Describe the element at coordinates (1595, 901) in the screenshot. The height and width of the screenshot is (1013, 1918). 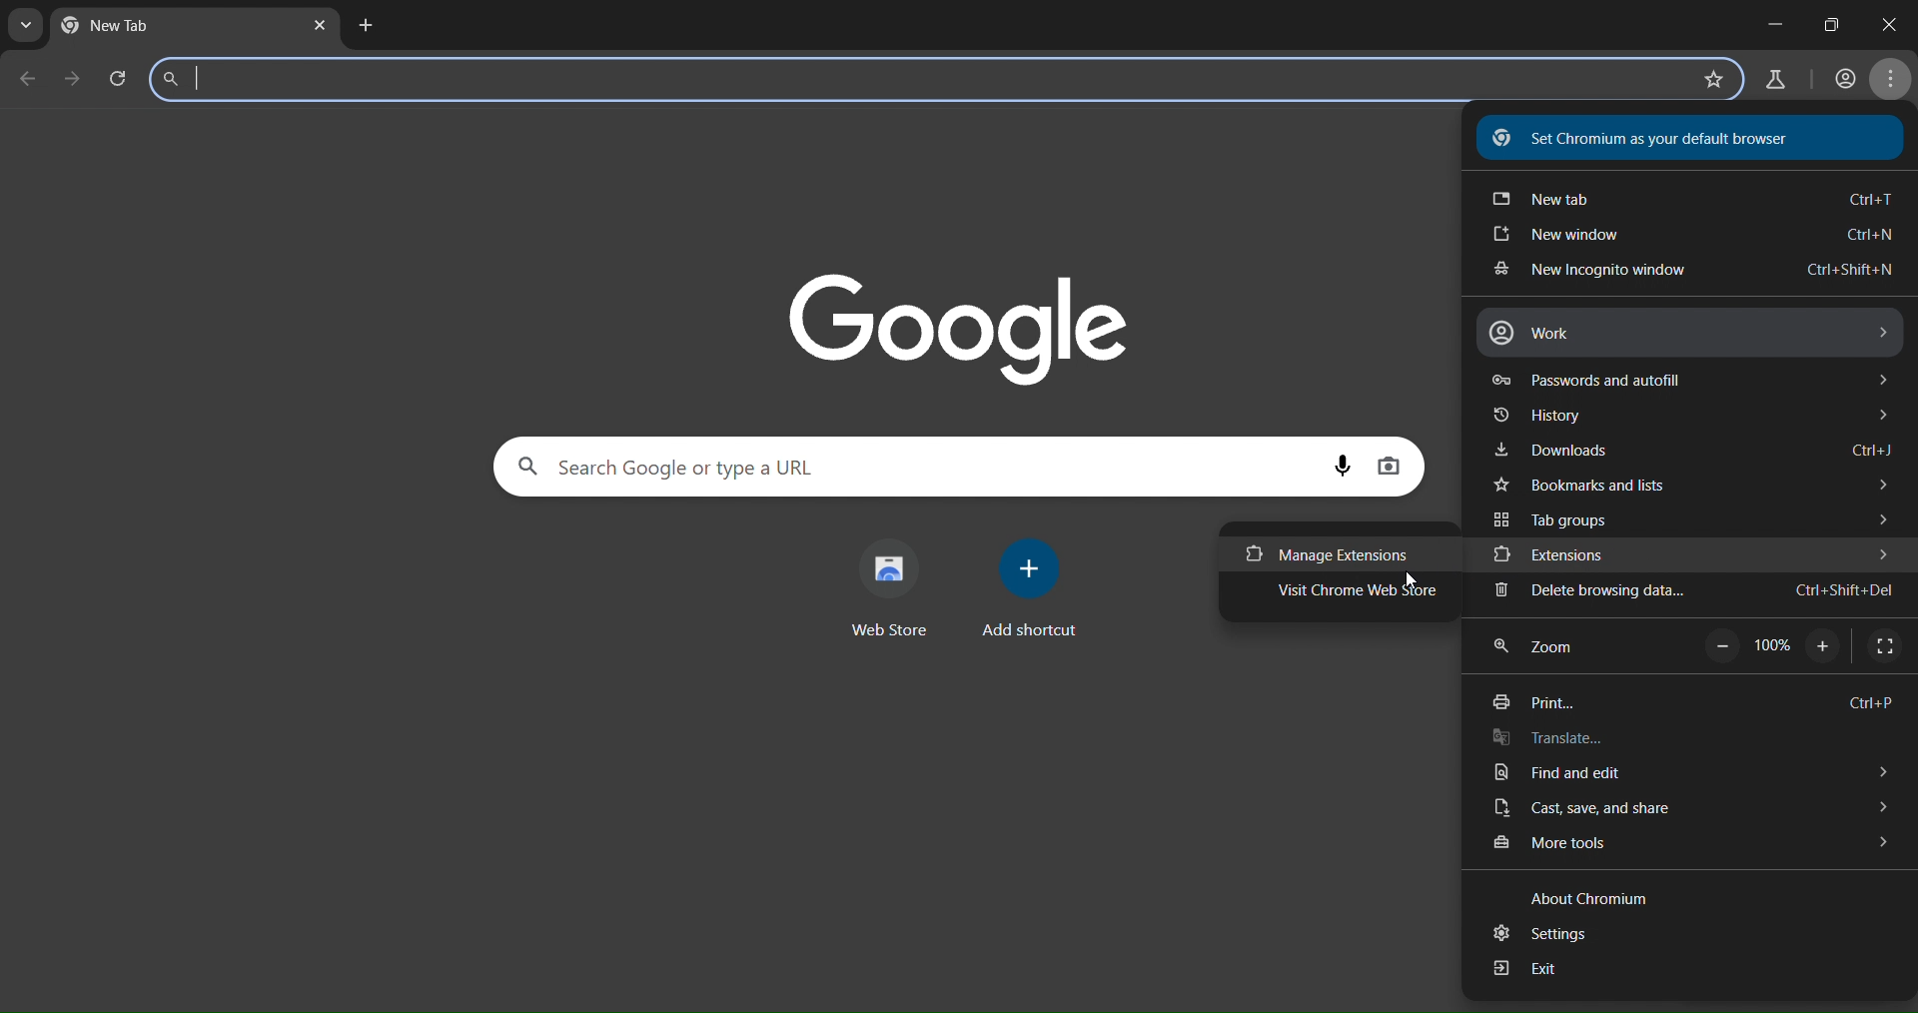
I see `About Chromium` at that location.